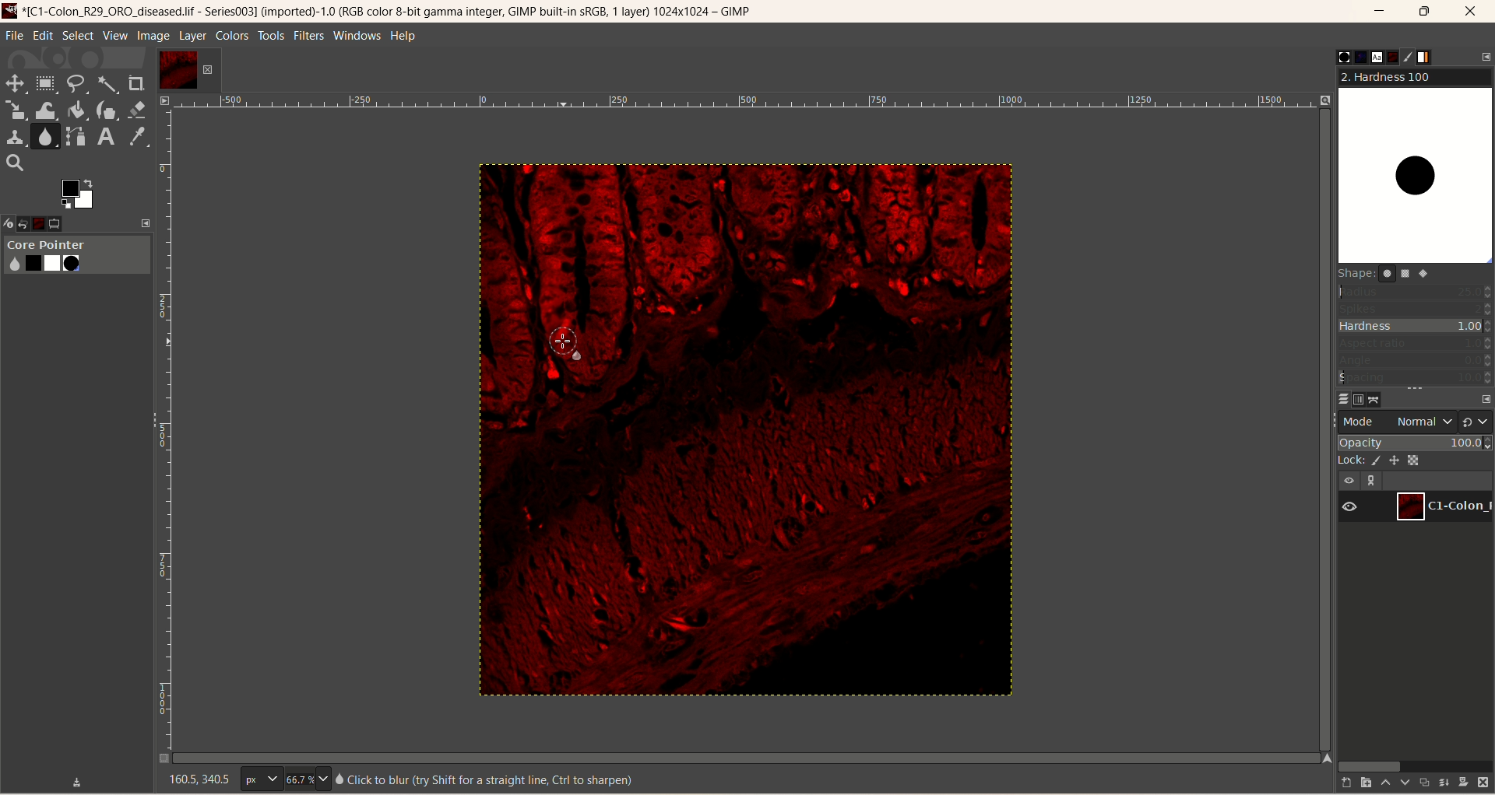 The height and width of the screenshot is (795, 1495). What do you see at coordinates (44, 35) in the screenshot?
I see `edit` at bounding box center [44, 35].